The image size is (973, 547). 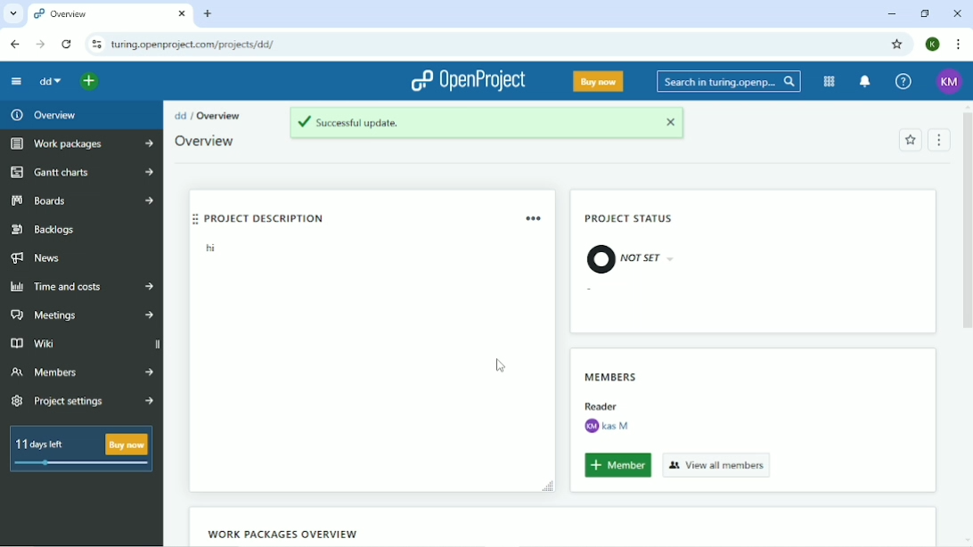 What do you see at coordinates (462, 122) in the screenshot?
I see `Successful update.` at bounding box center [462, 122].